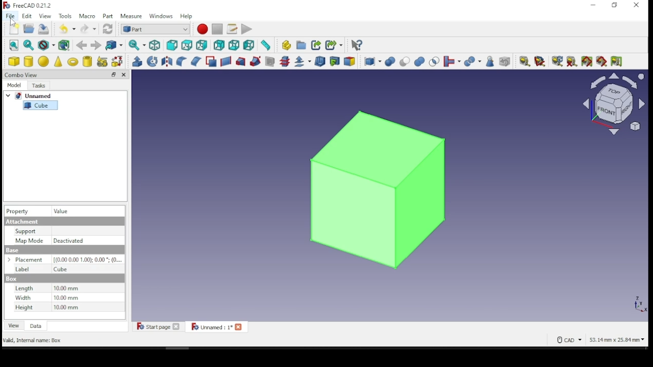 The width and height of the screenshot is (653, 367). Describe the element at coordinates (123, 74) in the screenshot. I see `close pane` at that location.